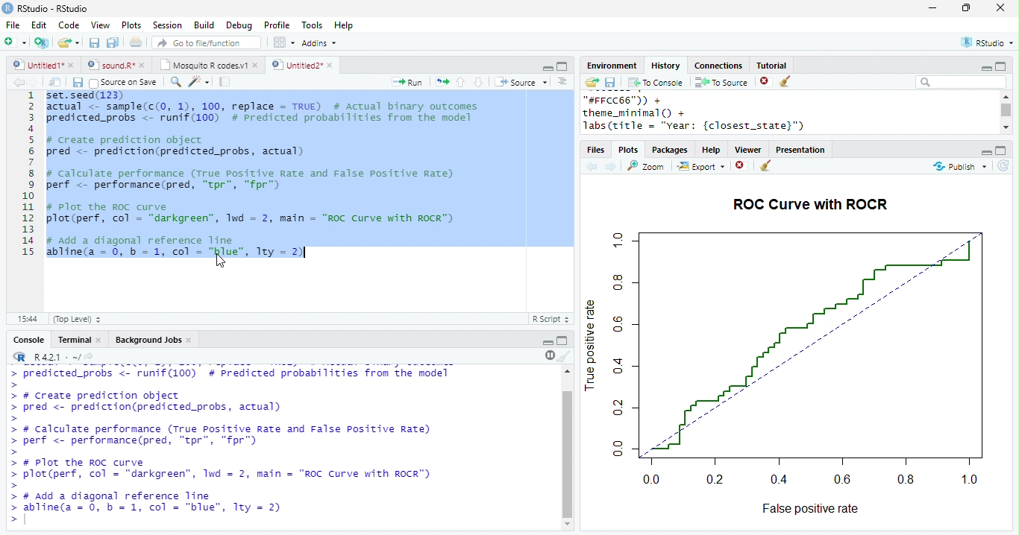 The image size is (1019, 535). I want to click on Help, so click(344, 26).